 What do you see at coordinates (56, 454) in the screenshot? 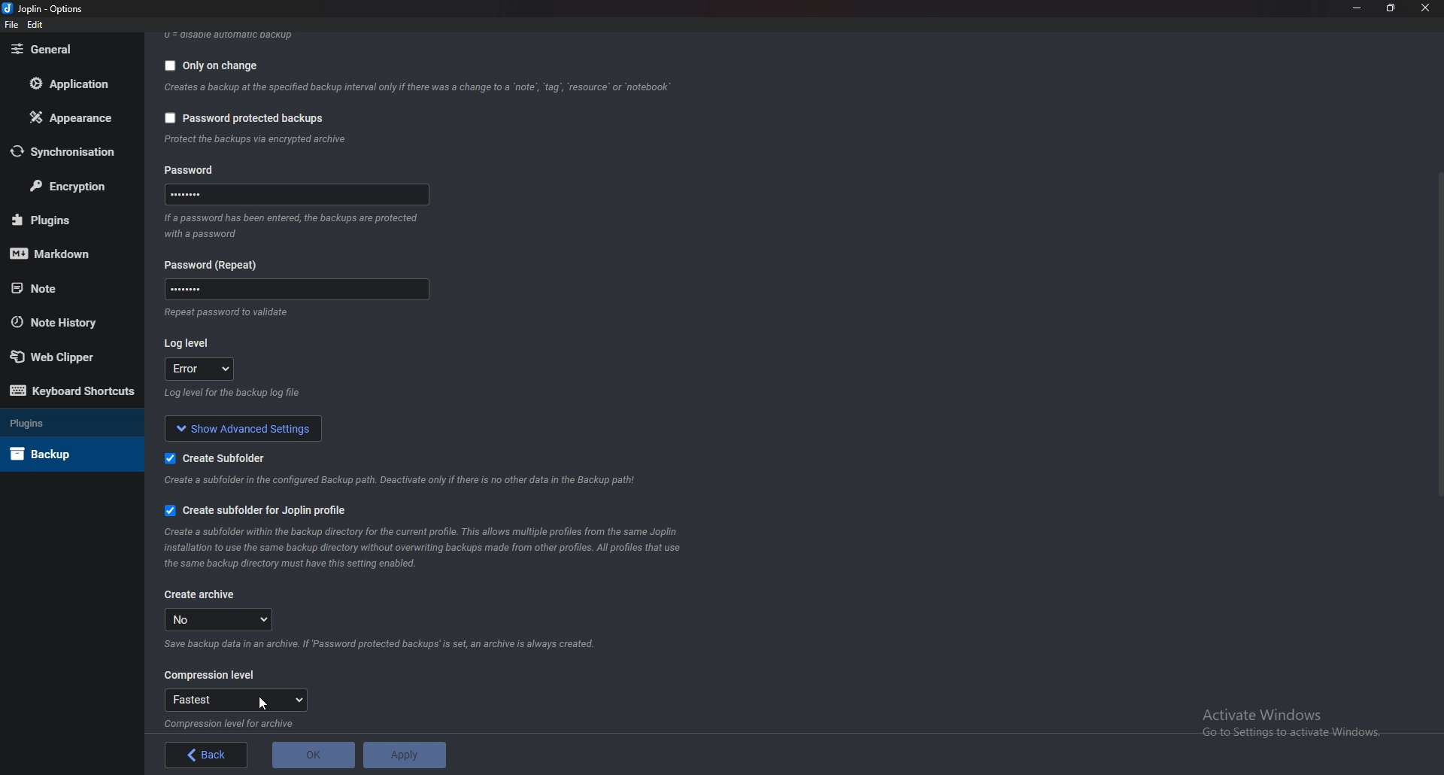
I see `Back up` at bounding box center [56, 454].